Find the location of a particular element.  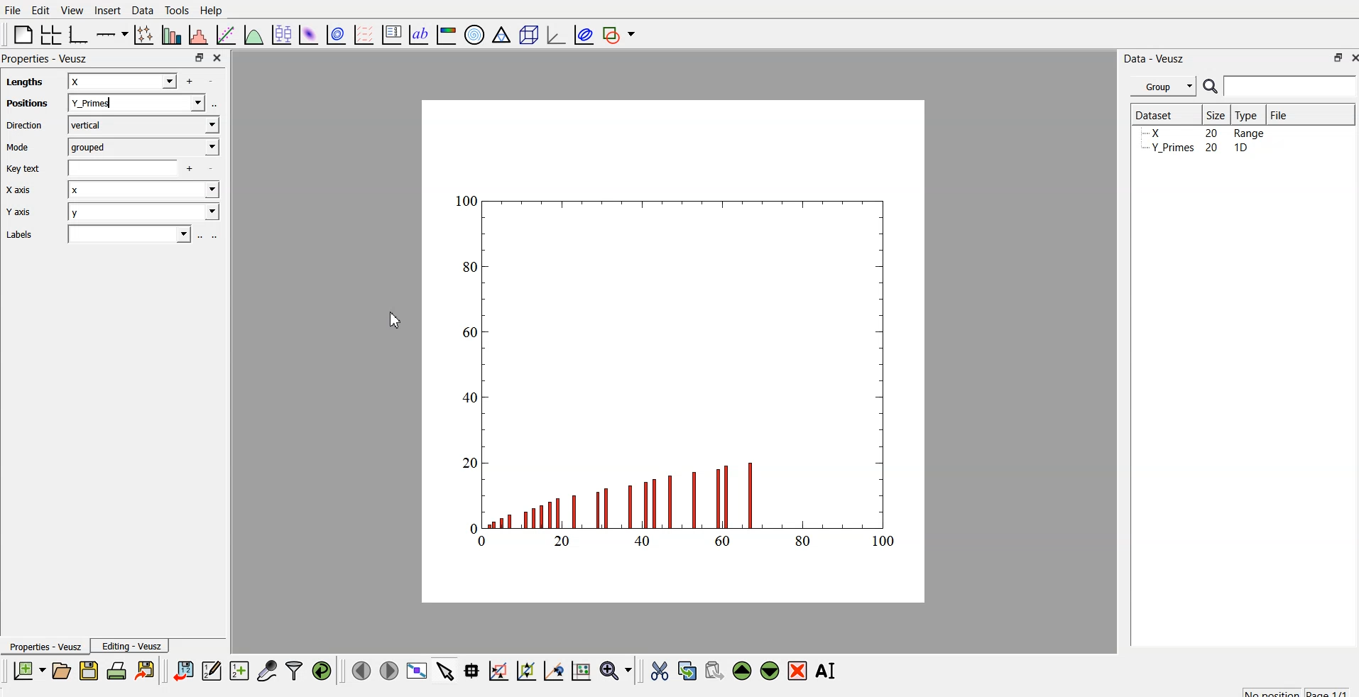

Insert is located at coordinates (107, 10).